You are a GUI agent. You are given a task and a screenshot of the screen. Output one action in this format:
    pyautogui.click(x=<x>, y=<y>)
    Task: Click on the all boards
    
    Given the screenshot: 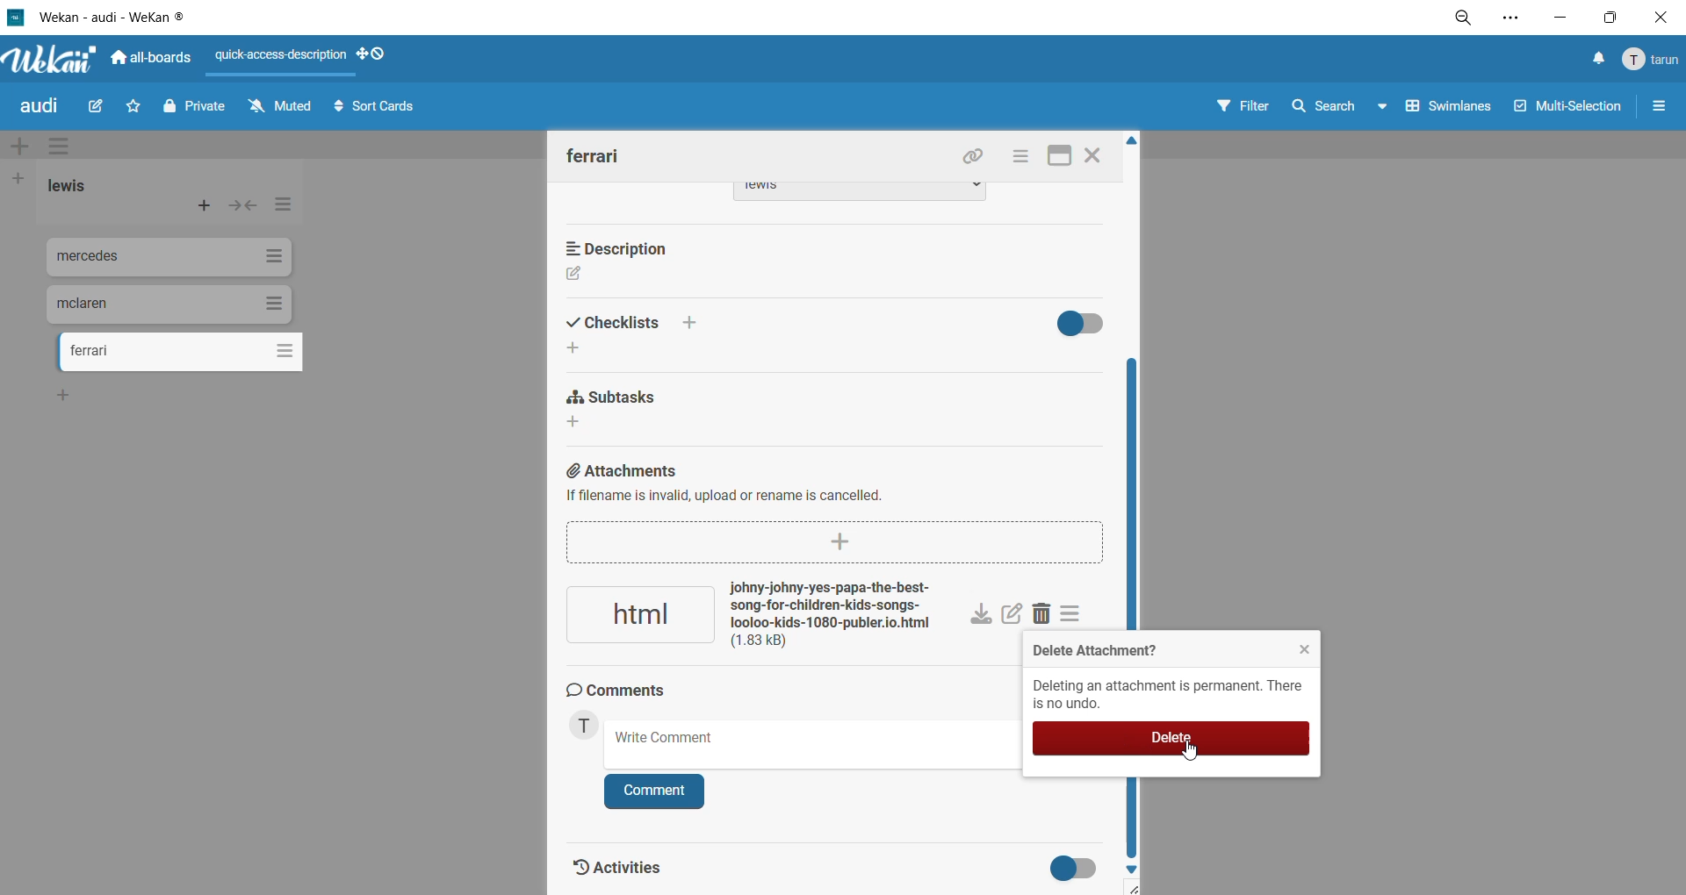 What is the action you would take?
    pyautogui.click(x=150, y=59)
    